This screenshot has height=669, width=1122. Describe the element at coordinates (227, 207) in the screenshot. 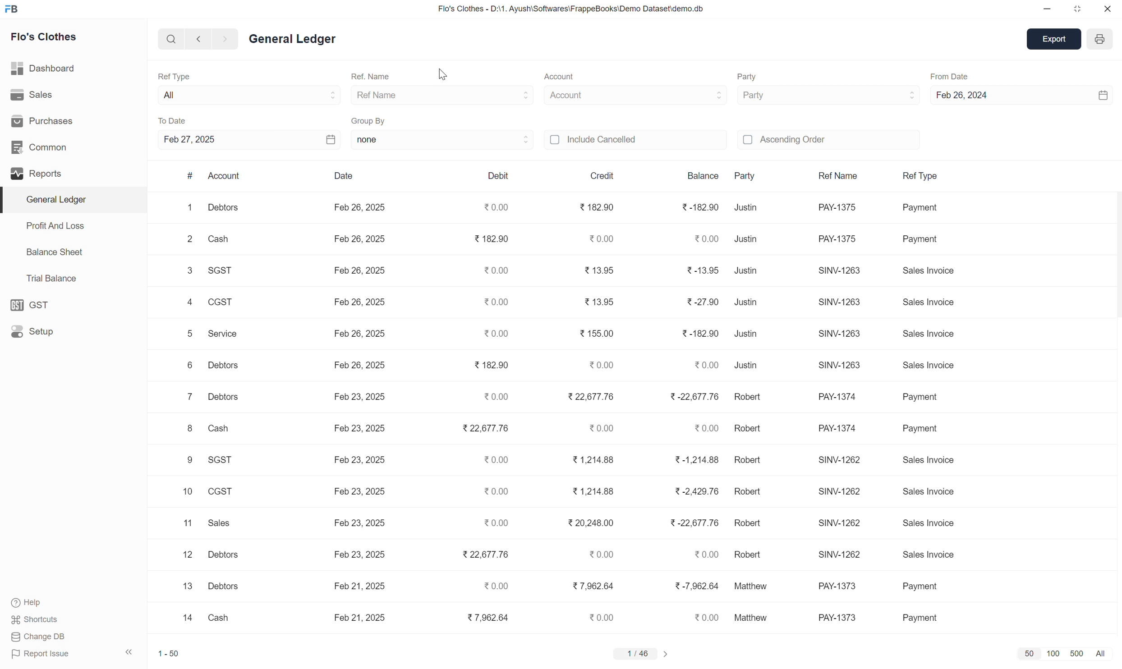

I see `debtors` at that location.